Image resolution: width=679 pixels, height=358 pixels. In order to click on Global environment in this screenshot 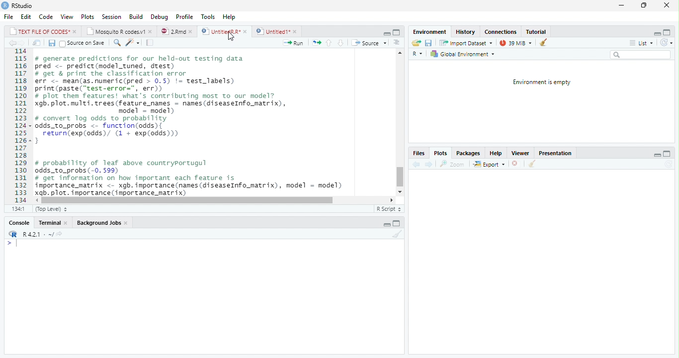, I will do `click(462, 54)`.